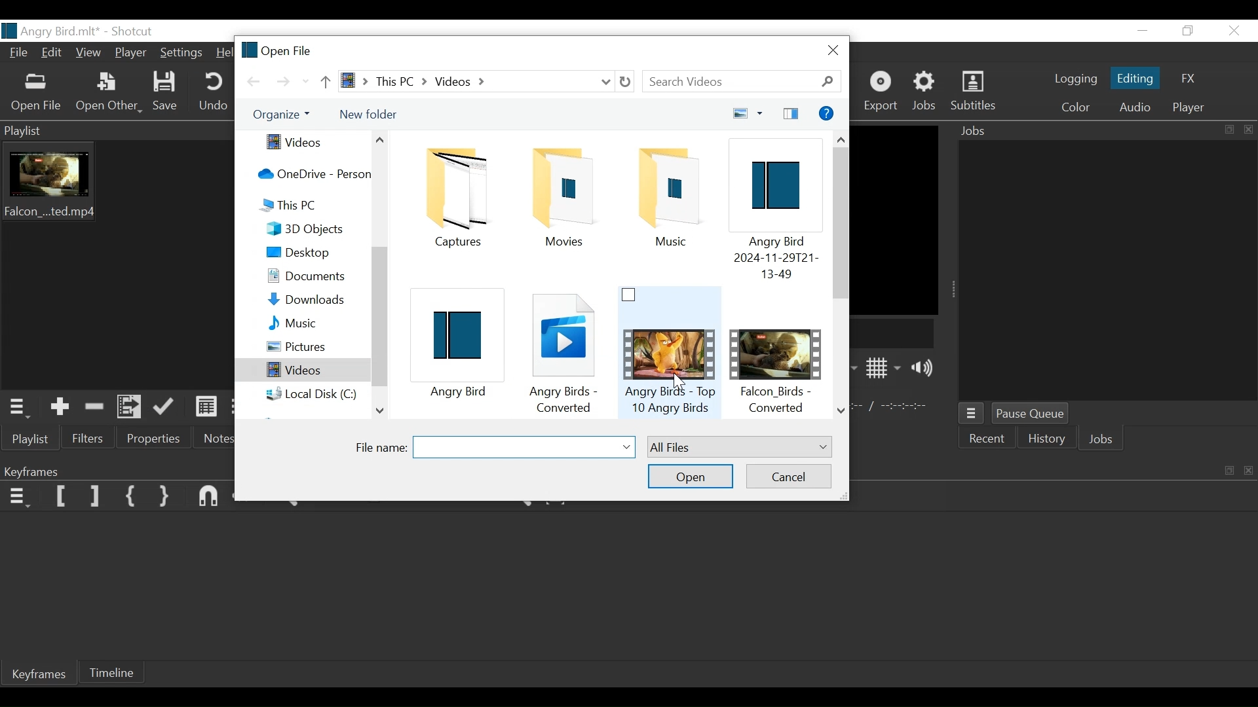 The width and height of the screenshot is (1258, 707). Describe the element at coordinates (309, 173) in the screenshot. I see `OneDrive` at that location.